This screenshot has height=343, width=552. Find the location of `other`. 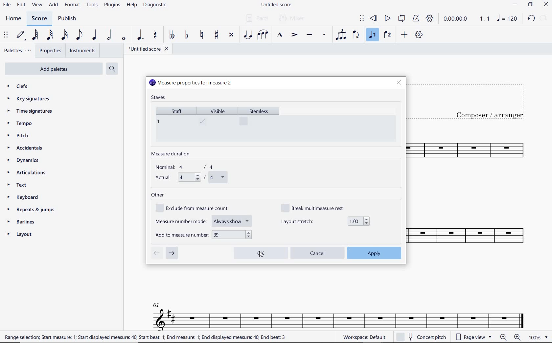

other is located at coordinates (158, 195).